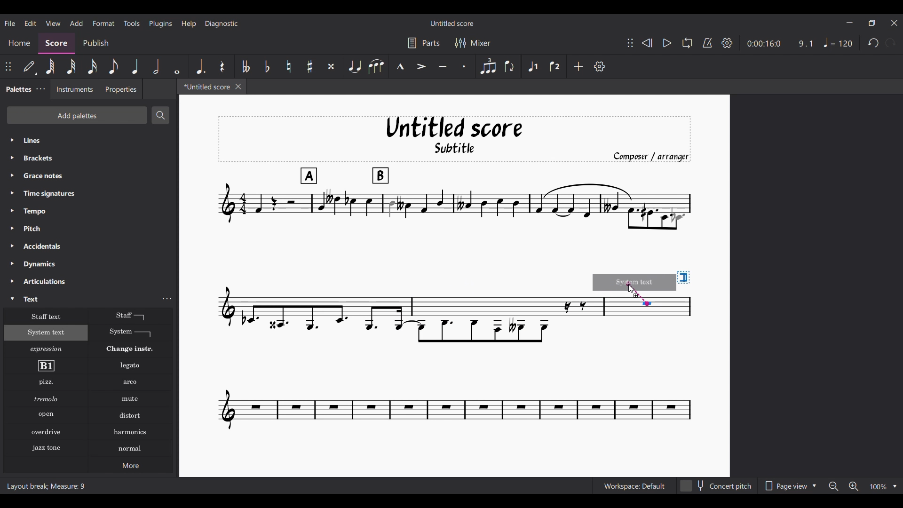 Image resolution: width=903 pixels, height=508 pixels. Describe the element at coordinates (135, 66) in the screenshot. I see `Quarter note` at that location.